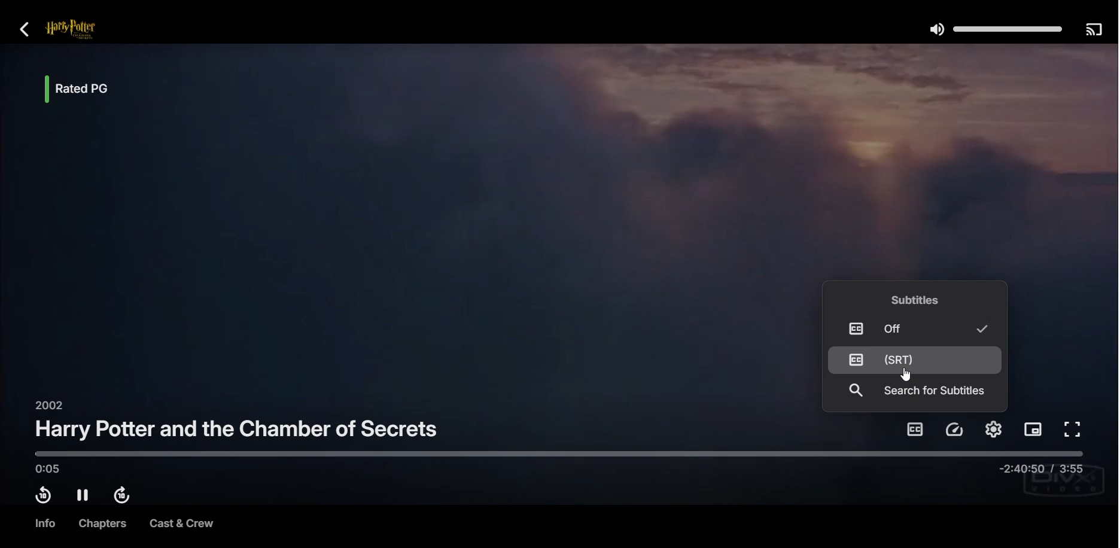 Image resolution: width=1120 pixels, height=548 pixels. I want to click on Harry Potter logo, so click(86, 30).